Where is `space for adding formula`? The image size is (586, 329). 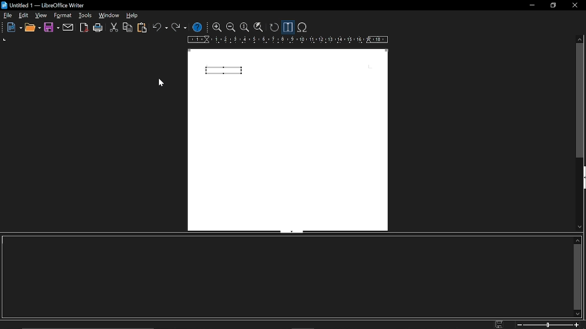
space for adding formula is located at coordinates (285, 277).